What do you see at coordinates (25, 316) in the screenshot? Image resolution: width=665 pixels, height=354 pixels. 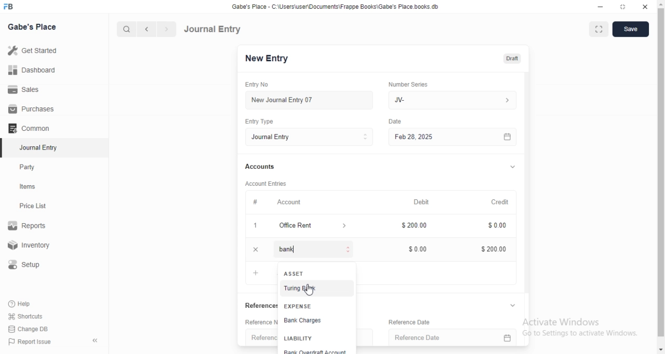 I see `Shortcuts` at bounding box center [25, 316].